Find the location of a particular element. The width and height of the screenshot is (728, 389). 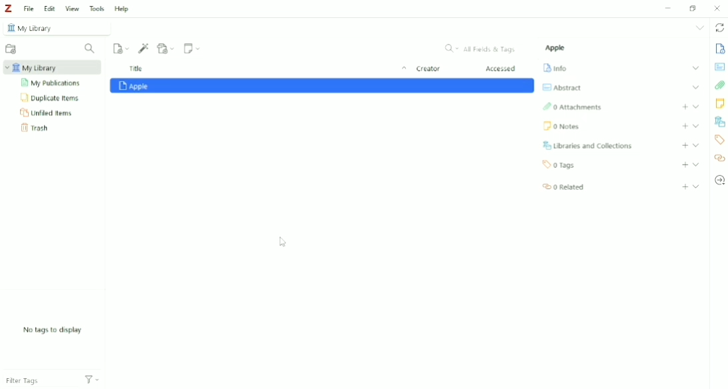

Add is located at coordinates (685, 145).